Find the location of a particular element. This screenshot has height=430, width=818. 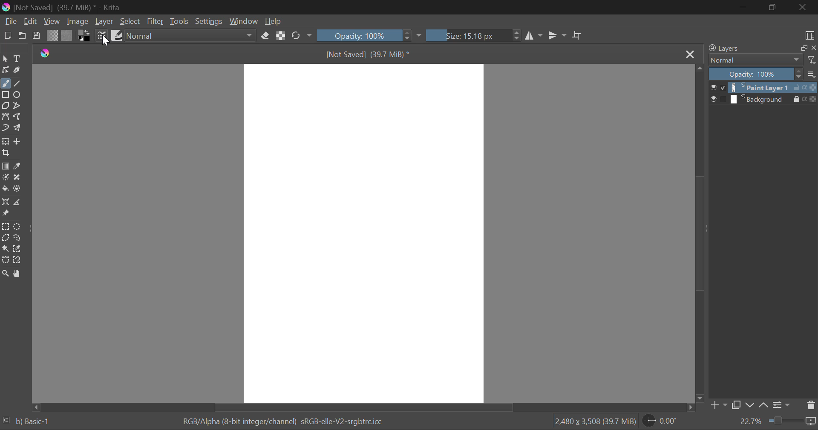

Bezier Curve is located at coordinates (7, 117).